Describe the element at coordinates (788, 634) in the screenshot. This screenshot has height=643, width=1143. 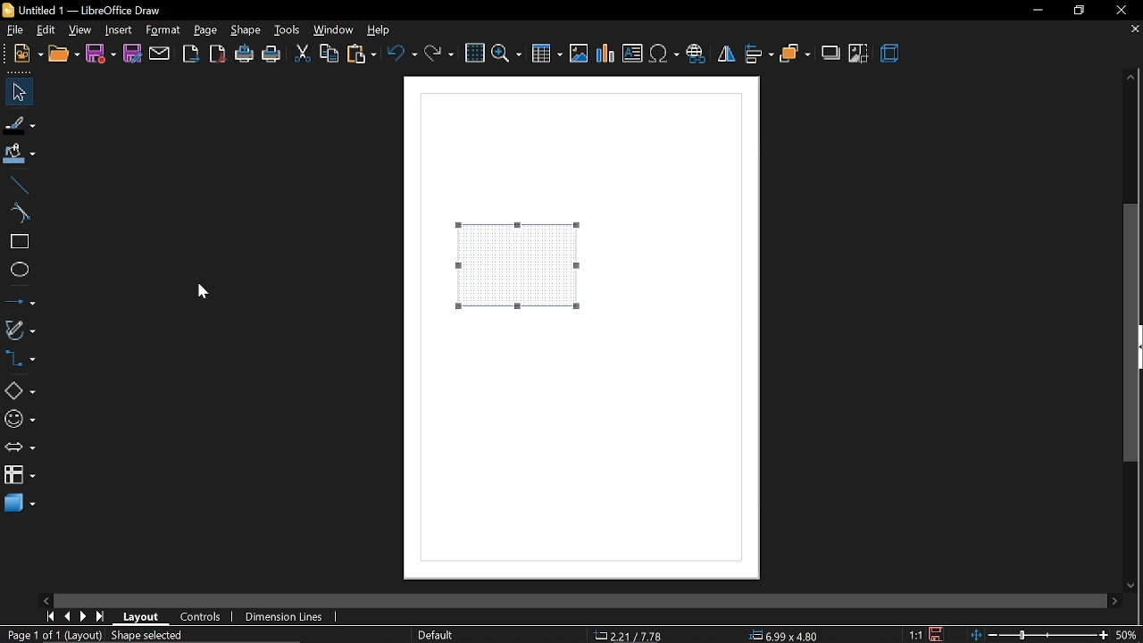
I see `position` at that location.